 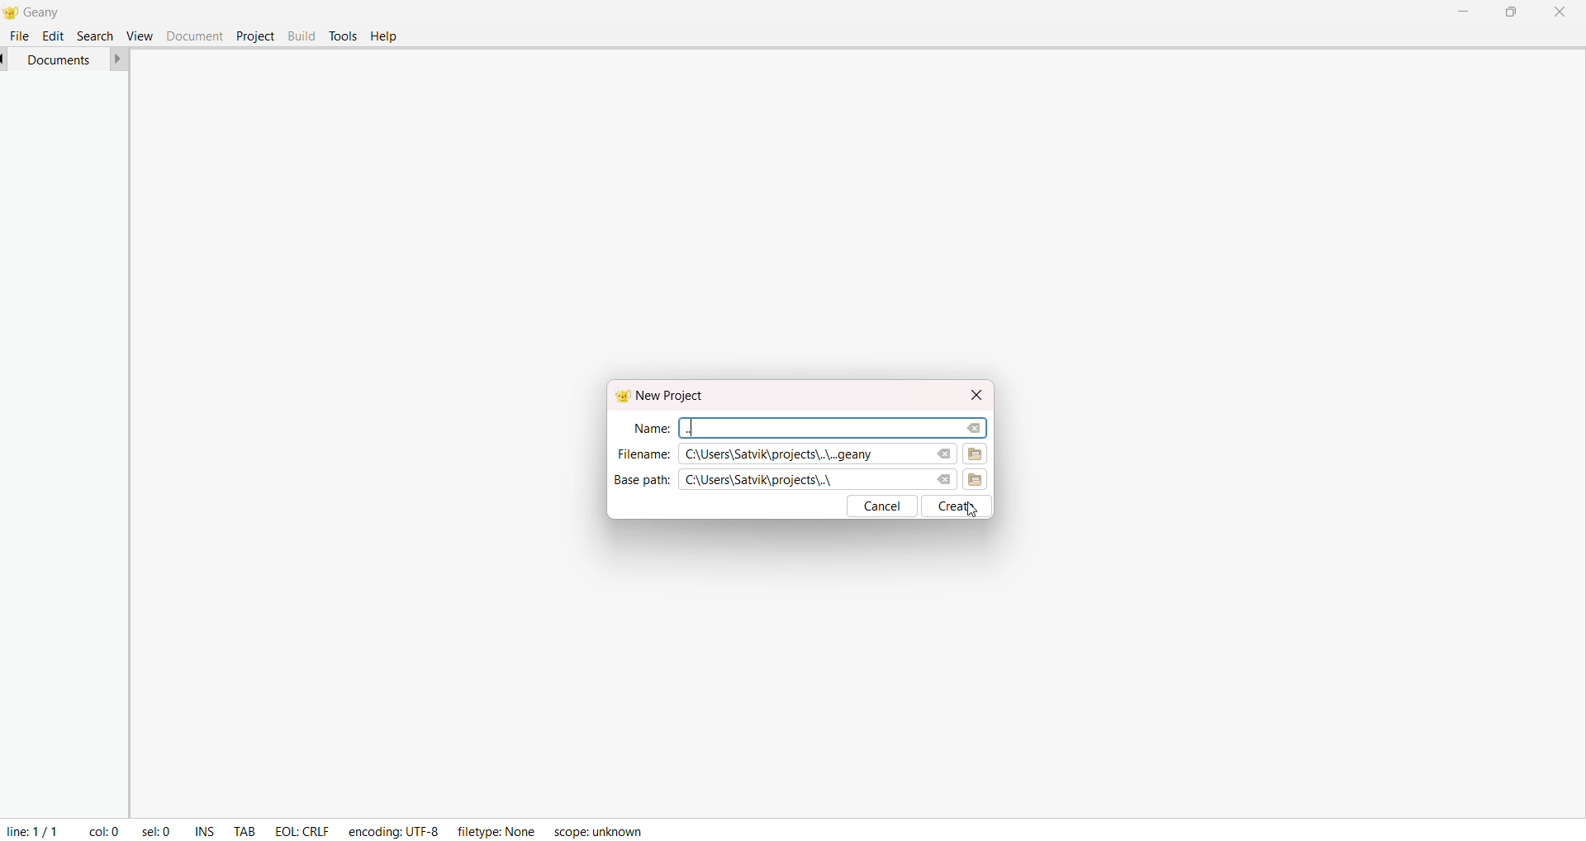 I want to click on cancel, so click(x=881, y=506).